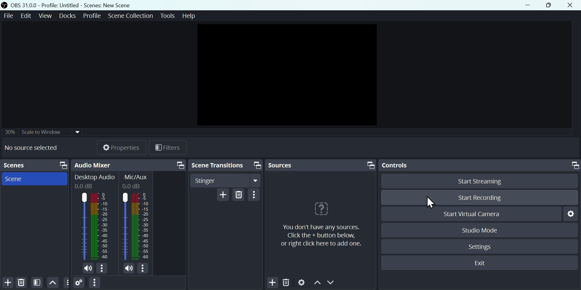  Describe the element at coordinates (8, 283) in the screenshot. I see `add` at that location.